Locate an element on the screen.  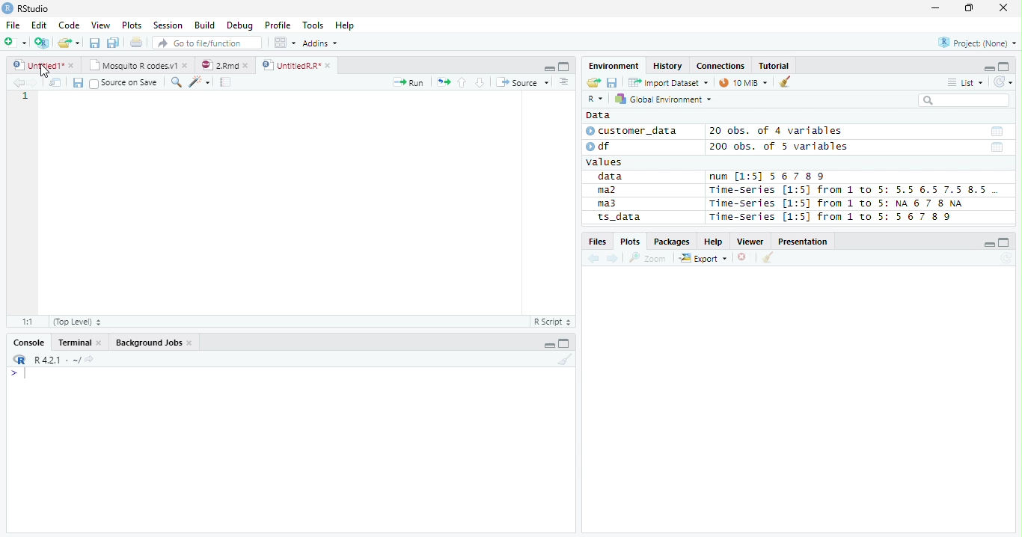
ma3 is located at coordinates (611, 203).